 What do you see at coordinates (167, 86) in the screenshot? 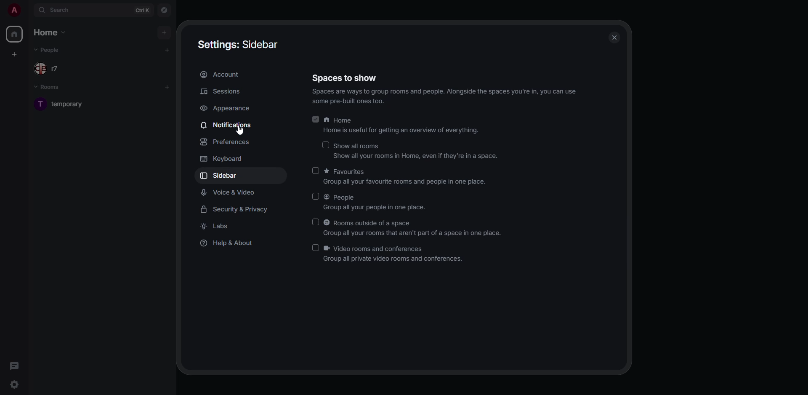
I see `add` at bounding box center [167, 86].